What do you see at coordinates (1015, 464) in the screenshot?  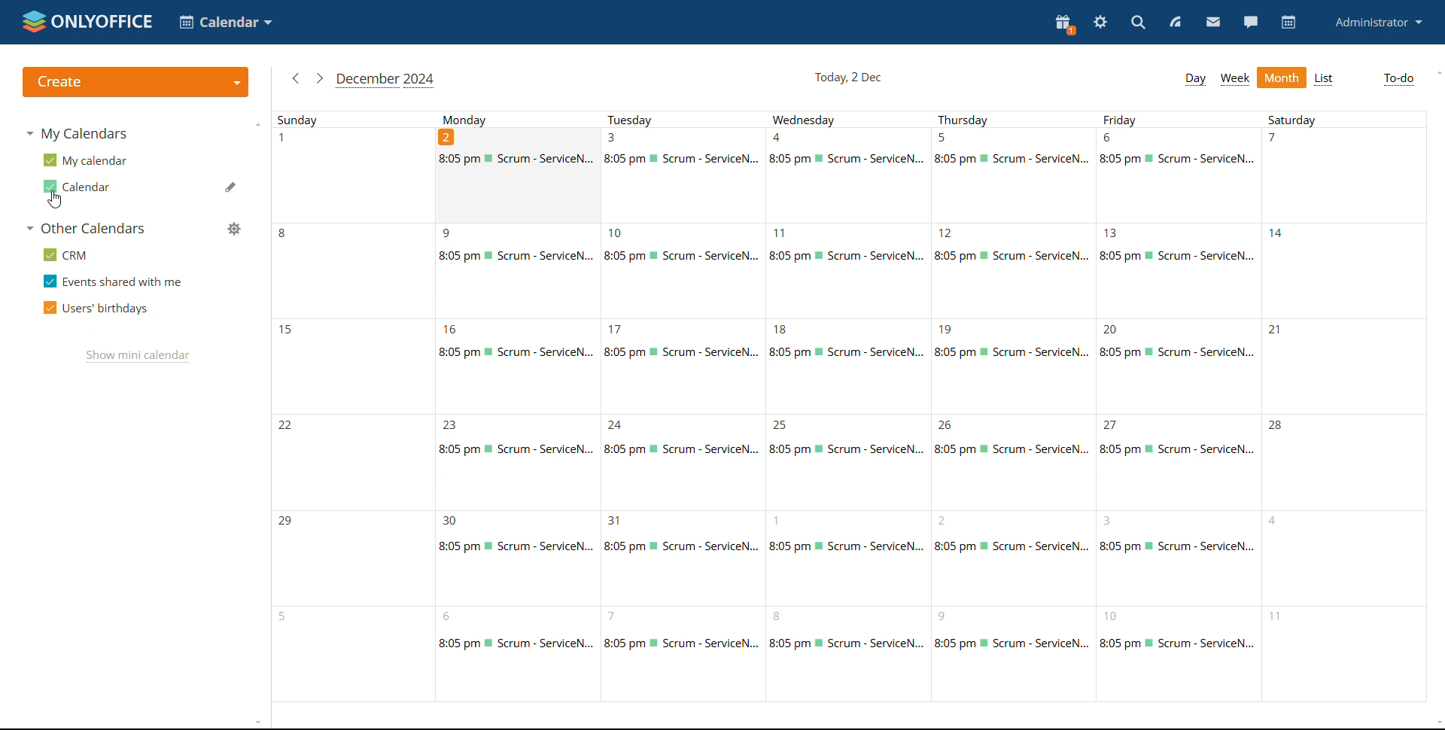 I see `26` at bounding box center [1015, 464].